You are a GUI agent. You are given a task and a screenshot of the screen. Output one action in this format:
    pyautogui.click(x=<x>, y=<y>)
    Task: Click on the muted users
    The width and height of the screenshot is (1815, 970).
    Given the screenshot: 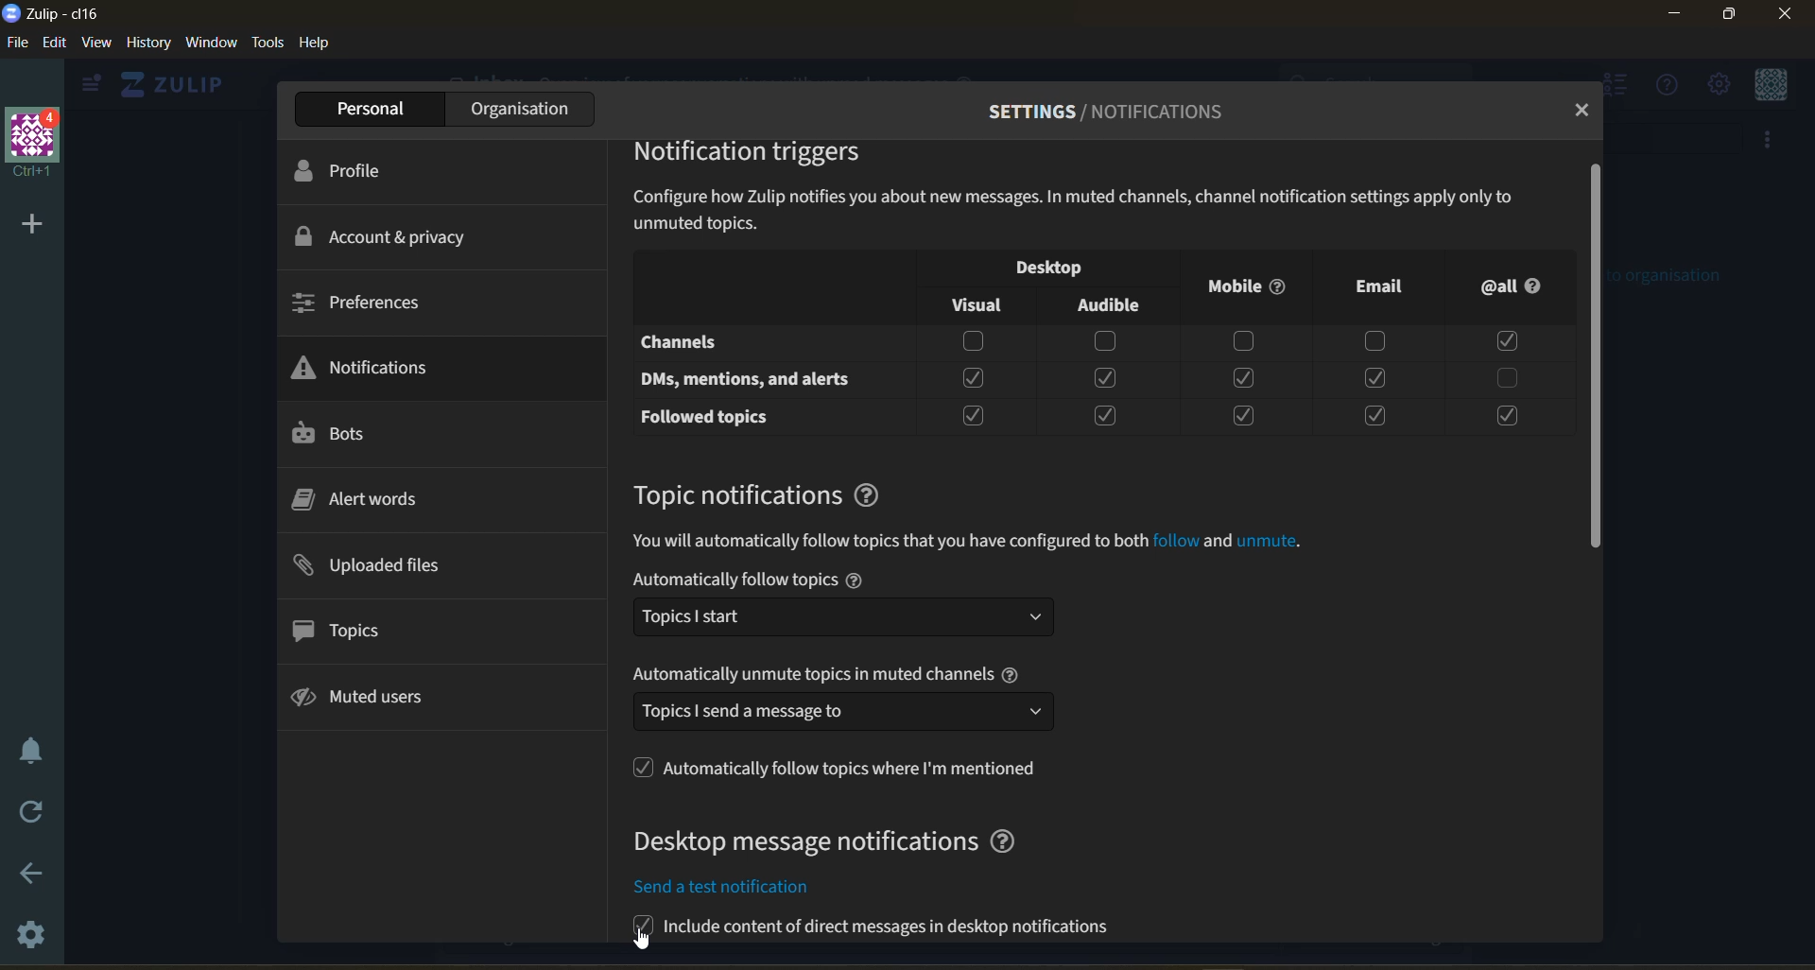 What is the action you would take?
    pyautogui.click(x=372, y=701)
    